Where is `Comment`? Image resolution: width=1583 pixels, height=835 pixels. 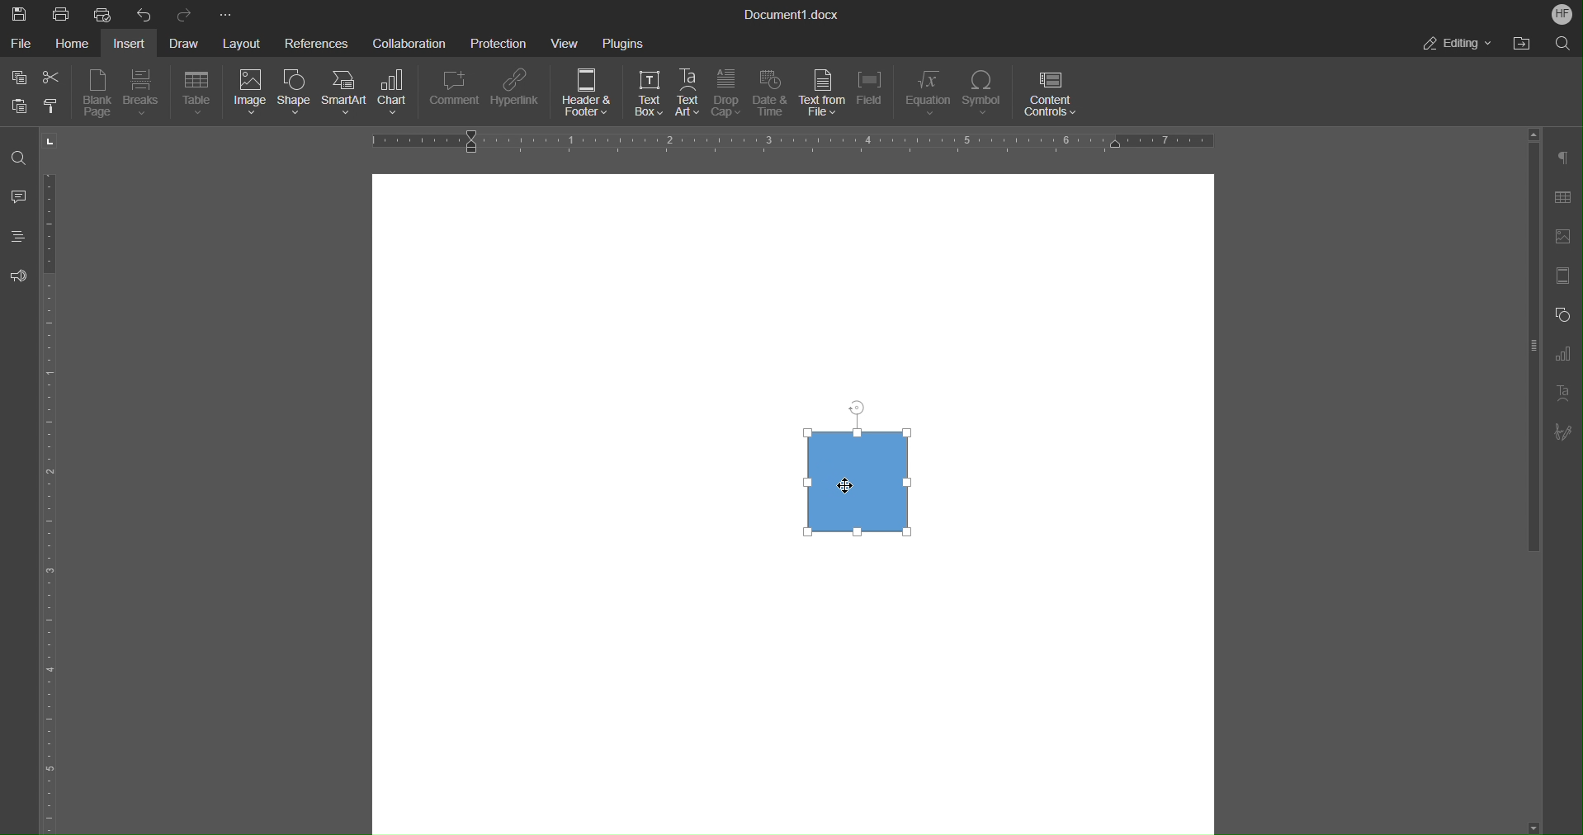 Comment is located at coordinates (456, 95).